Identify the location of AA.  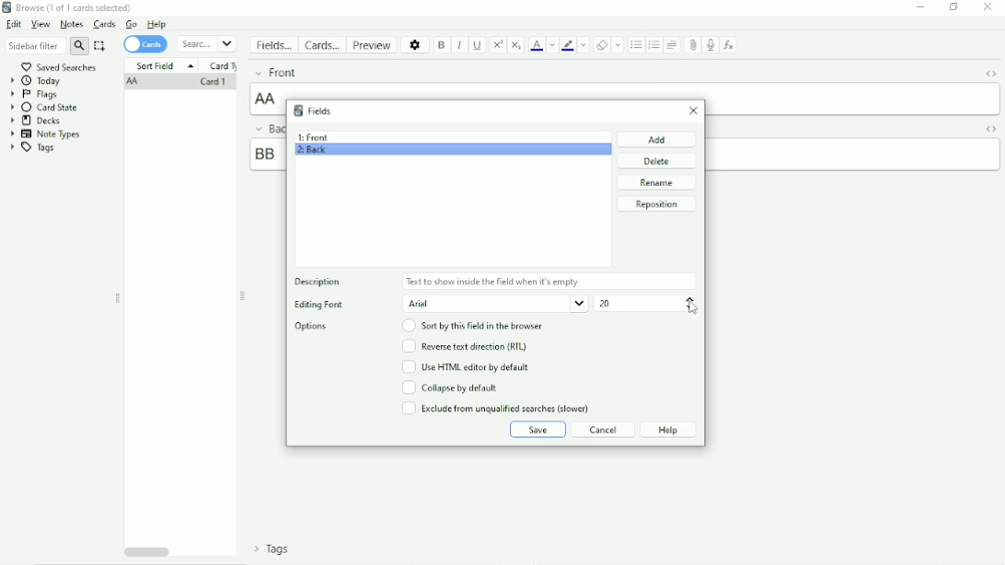
(134, 83).